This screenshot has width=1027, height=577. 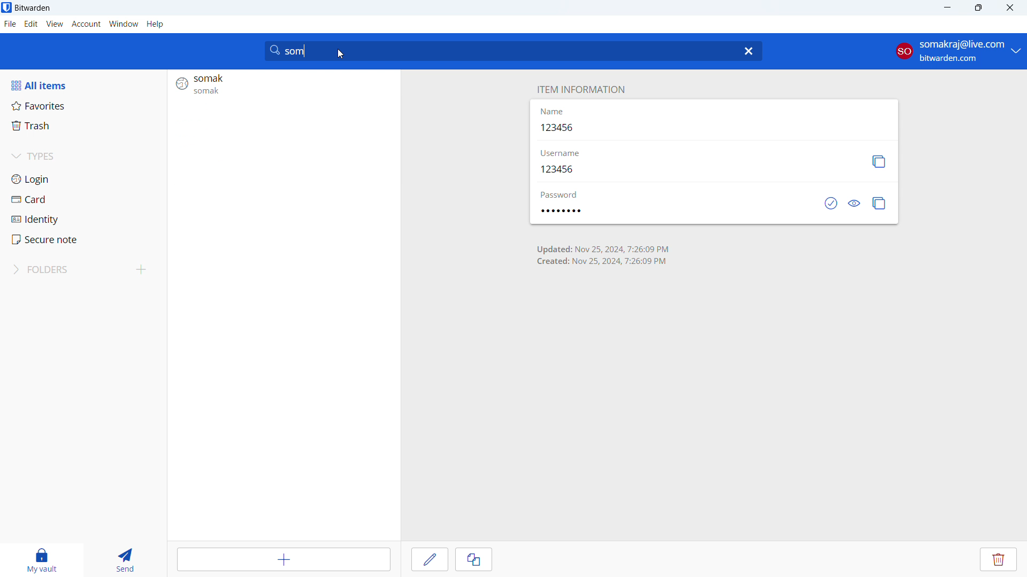 I want to click on trash, so click(x=81, y=126).